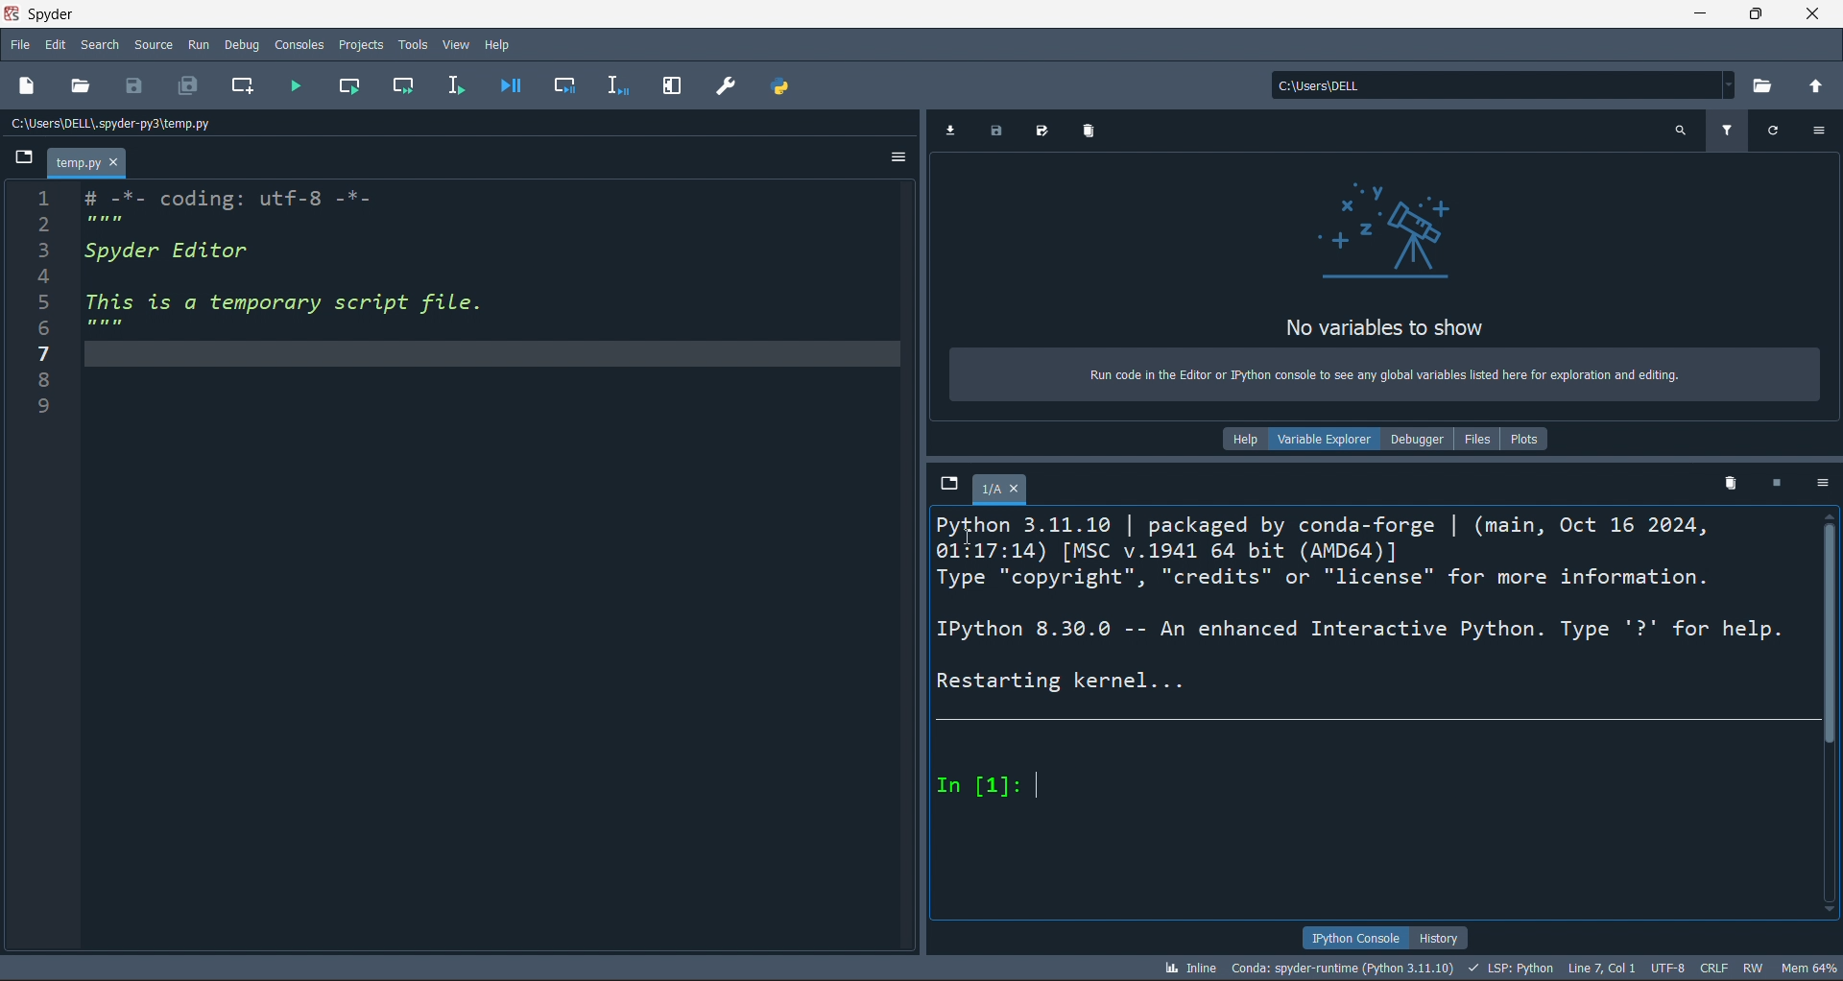  I want to click on CRLF, so click(1713, 969).